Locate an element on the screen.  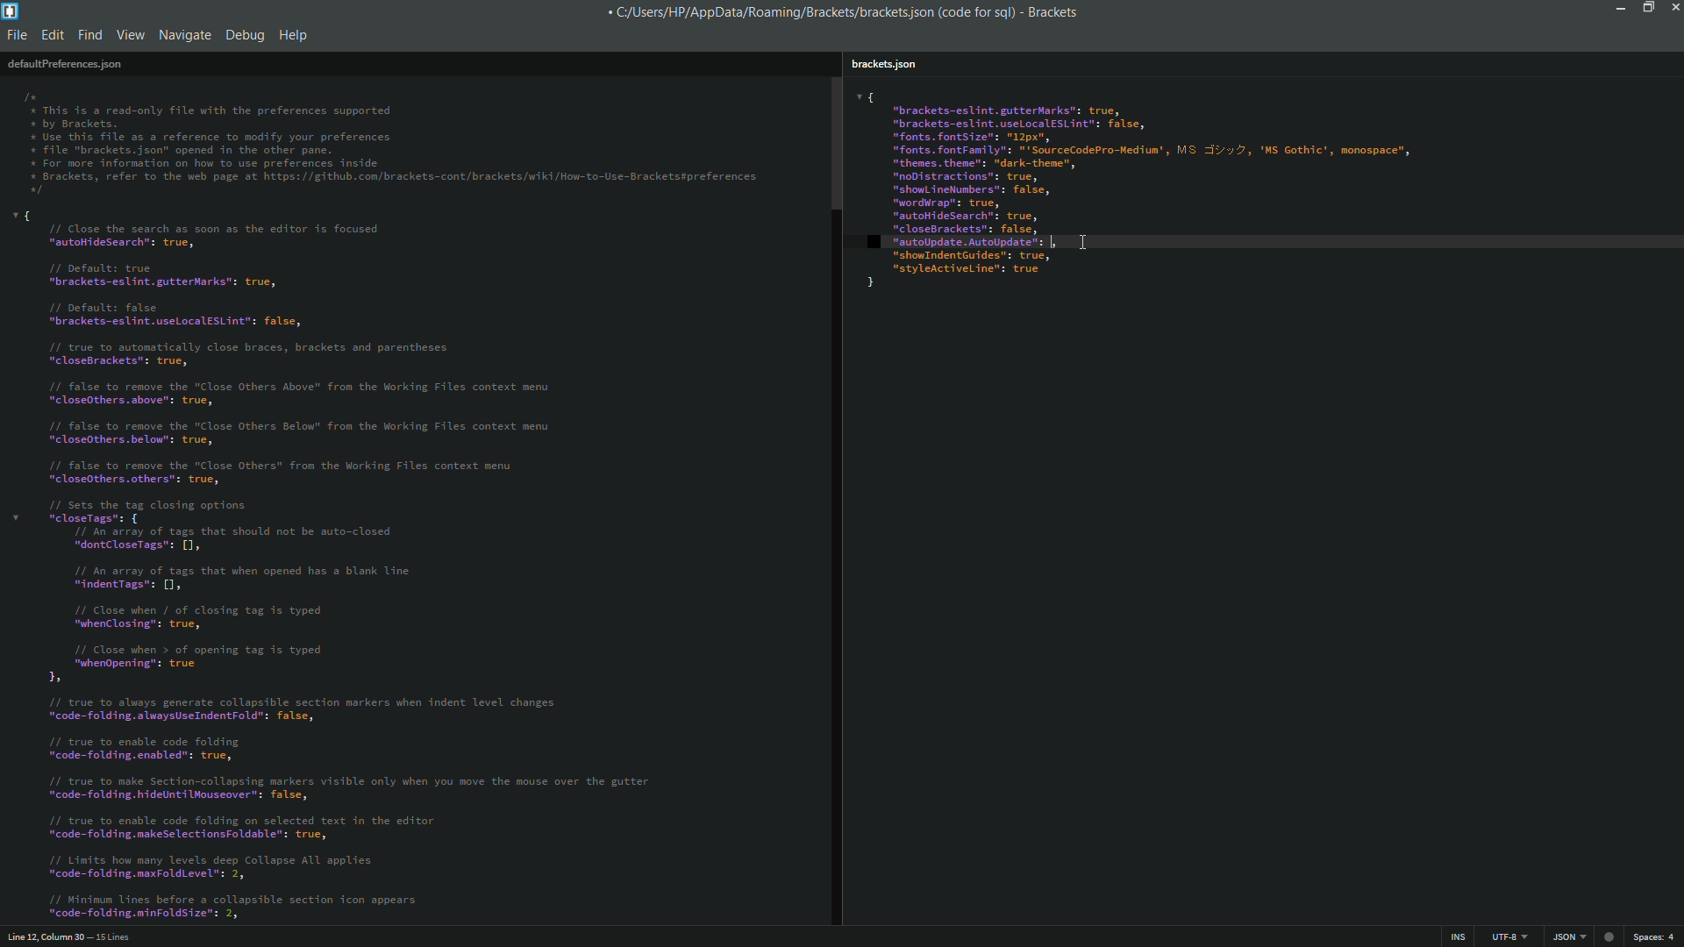
debug menu is located at coordinates (245, 32).